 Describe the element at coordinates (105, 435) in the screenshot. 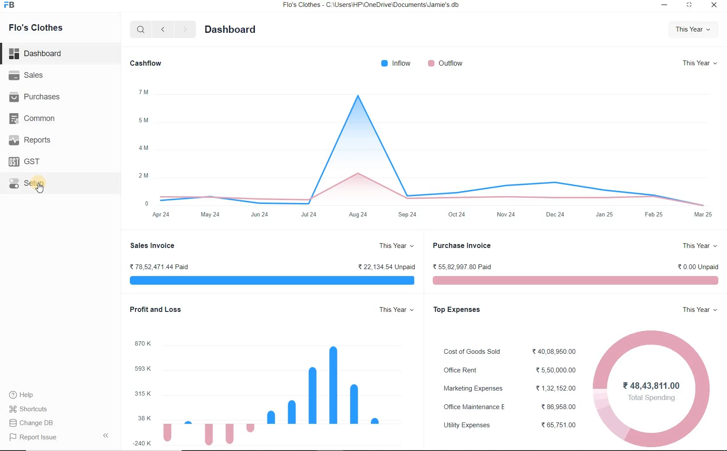

I see `Collpase` at that location.